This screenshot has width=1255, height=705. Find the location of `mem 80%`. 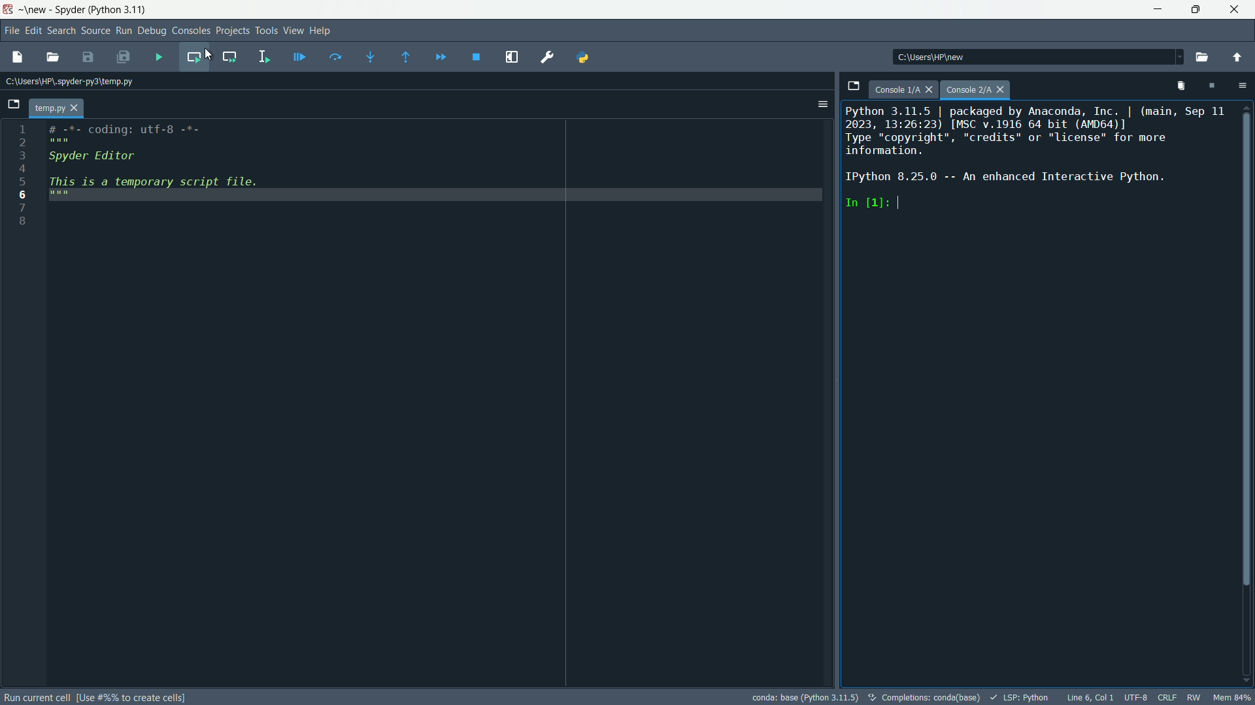

mem 80% is located at coordinates (1233, 697).